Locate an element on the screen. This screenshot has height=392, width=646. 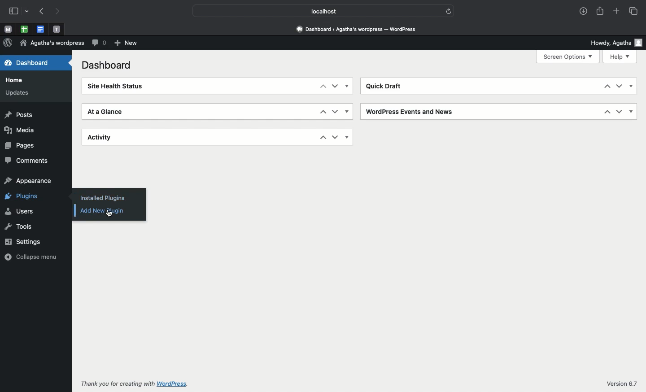
Clicking on add new plugin is located at coordinates (110, 213).